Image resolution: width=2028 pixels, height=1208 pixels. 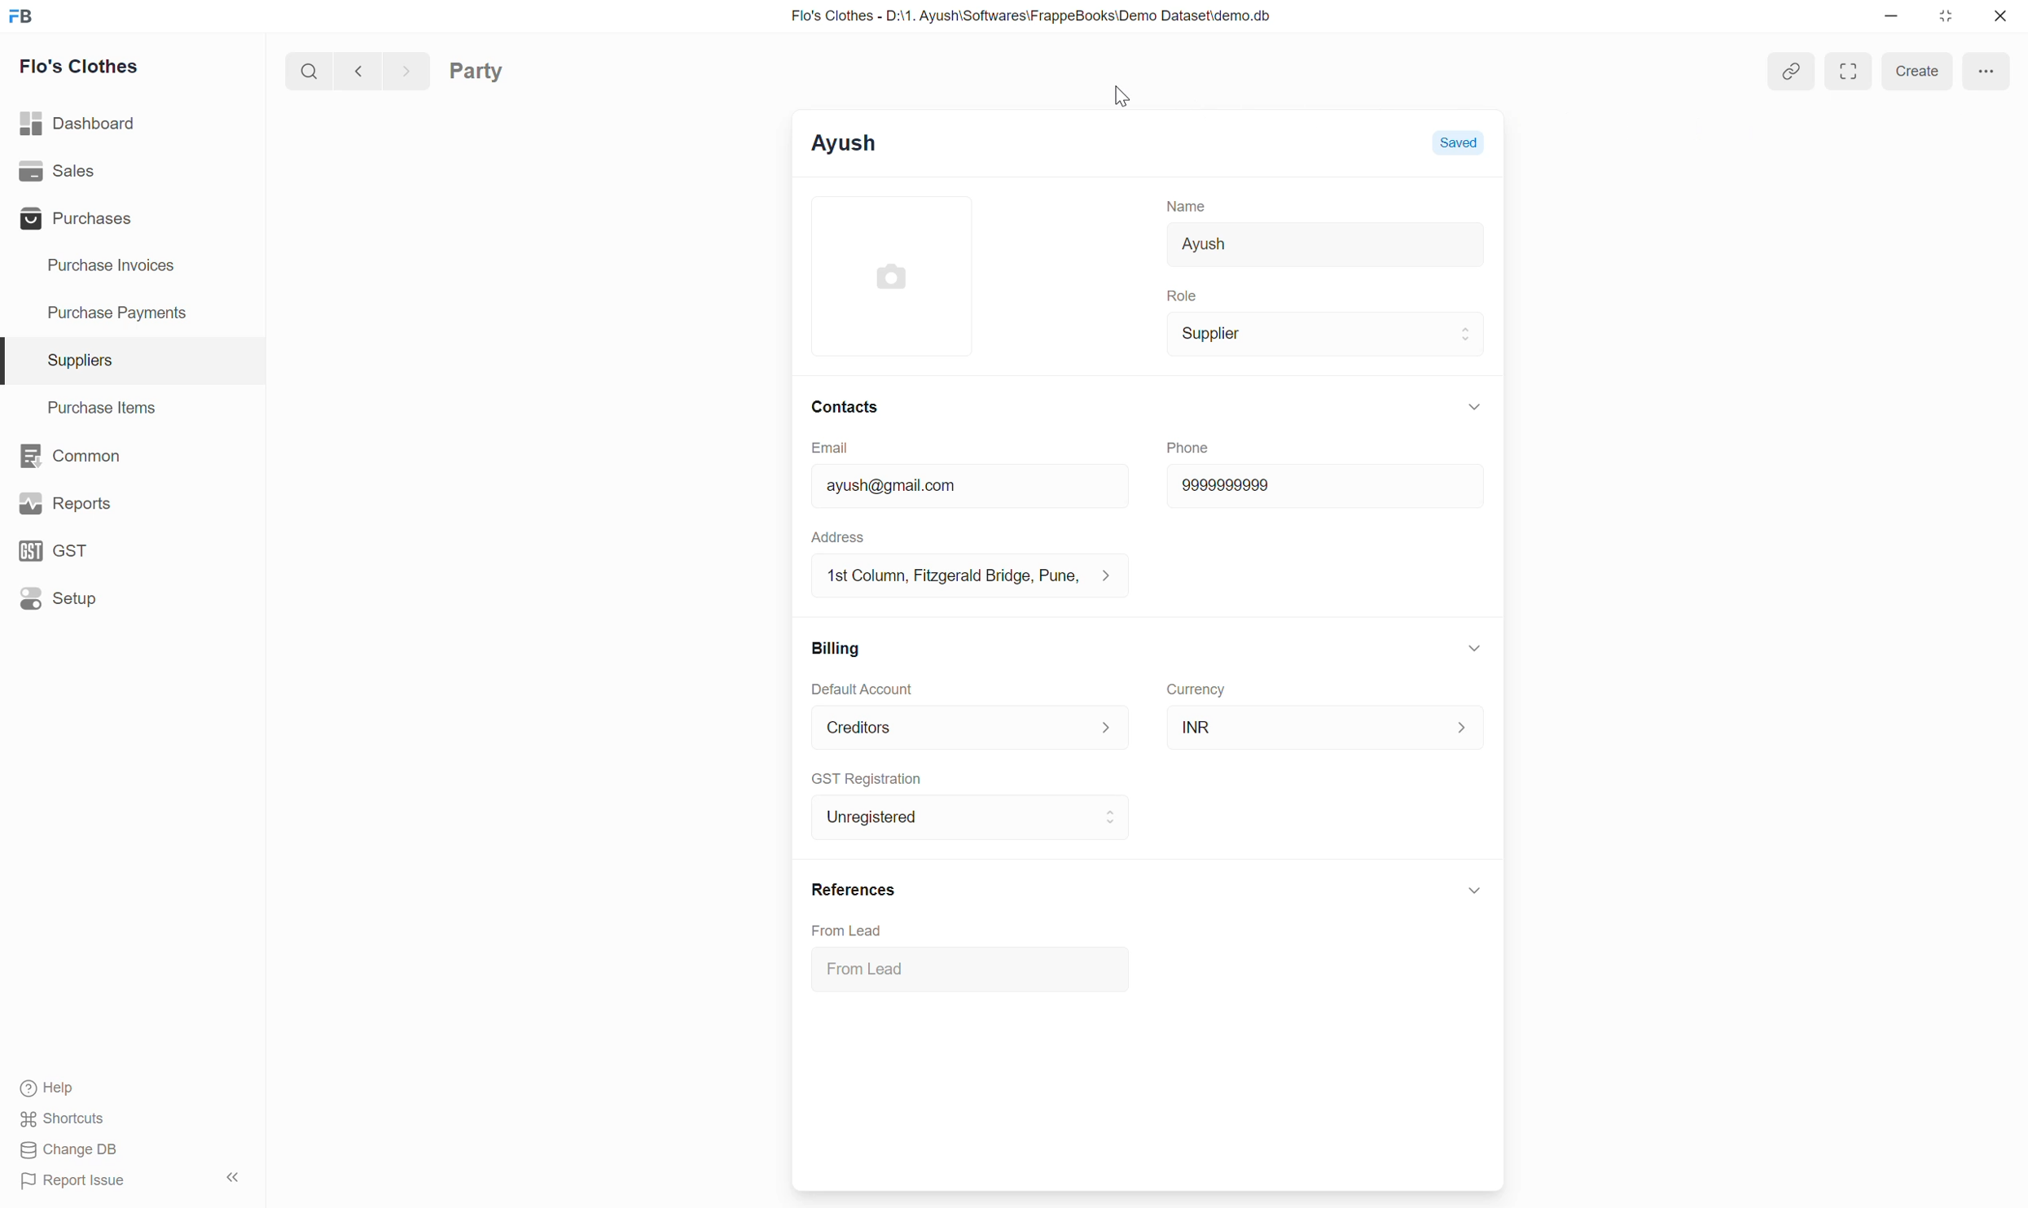 What do you see at coordinates (358, 70) in the screenshot?
I see `Previous` at bounding box center [358, 70].